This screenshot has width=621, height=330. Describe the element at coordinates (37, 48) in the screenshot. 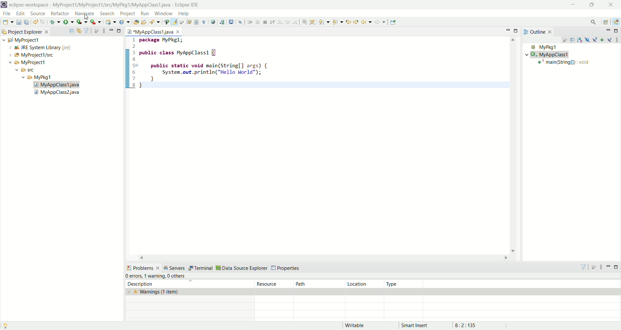

I see `JRE system library` at that location.